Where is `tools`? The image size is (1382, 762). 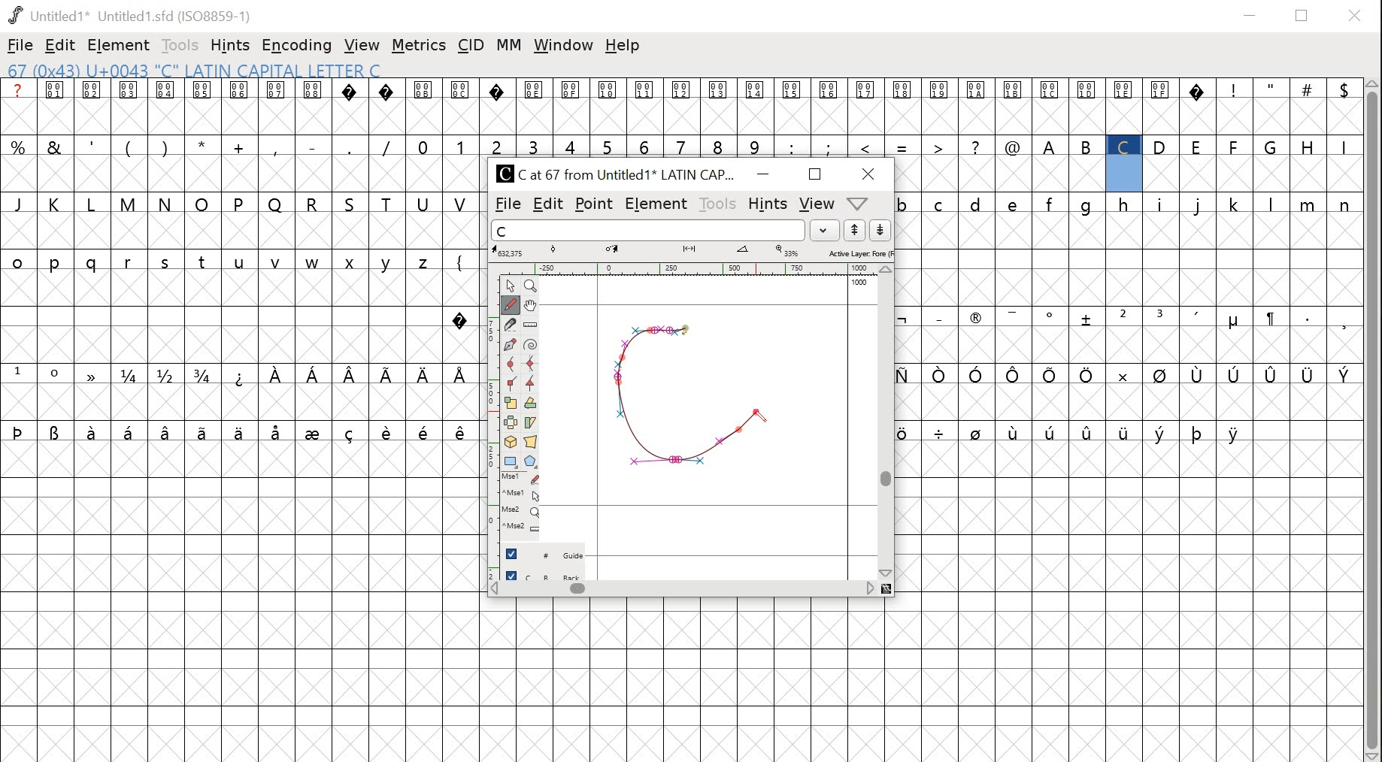
tools is located at coordinates (719, 201).